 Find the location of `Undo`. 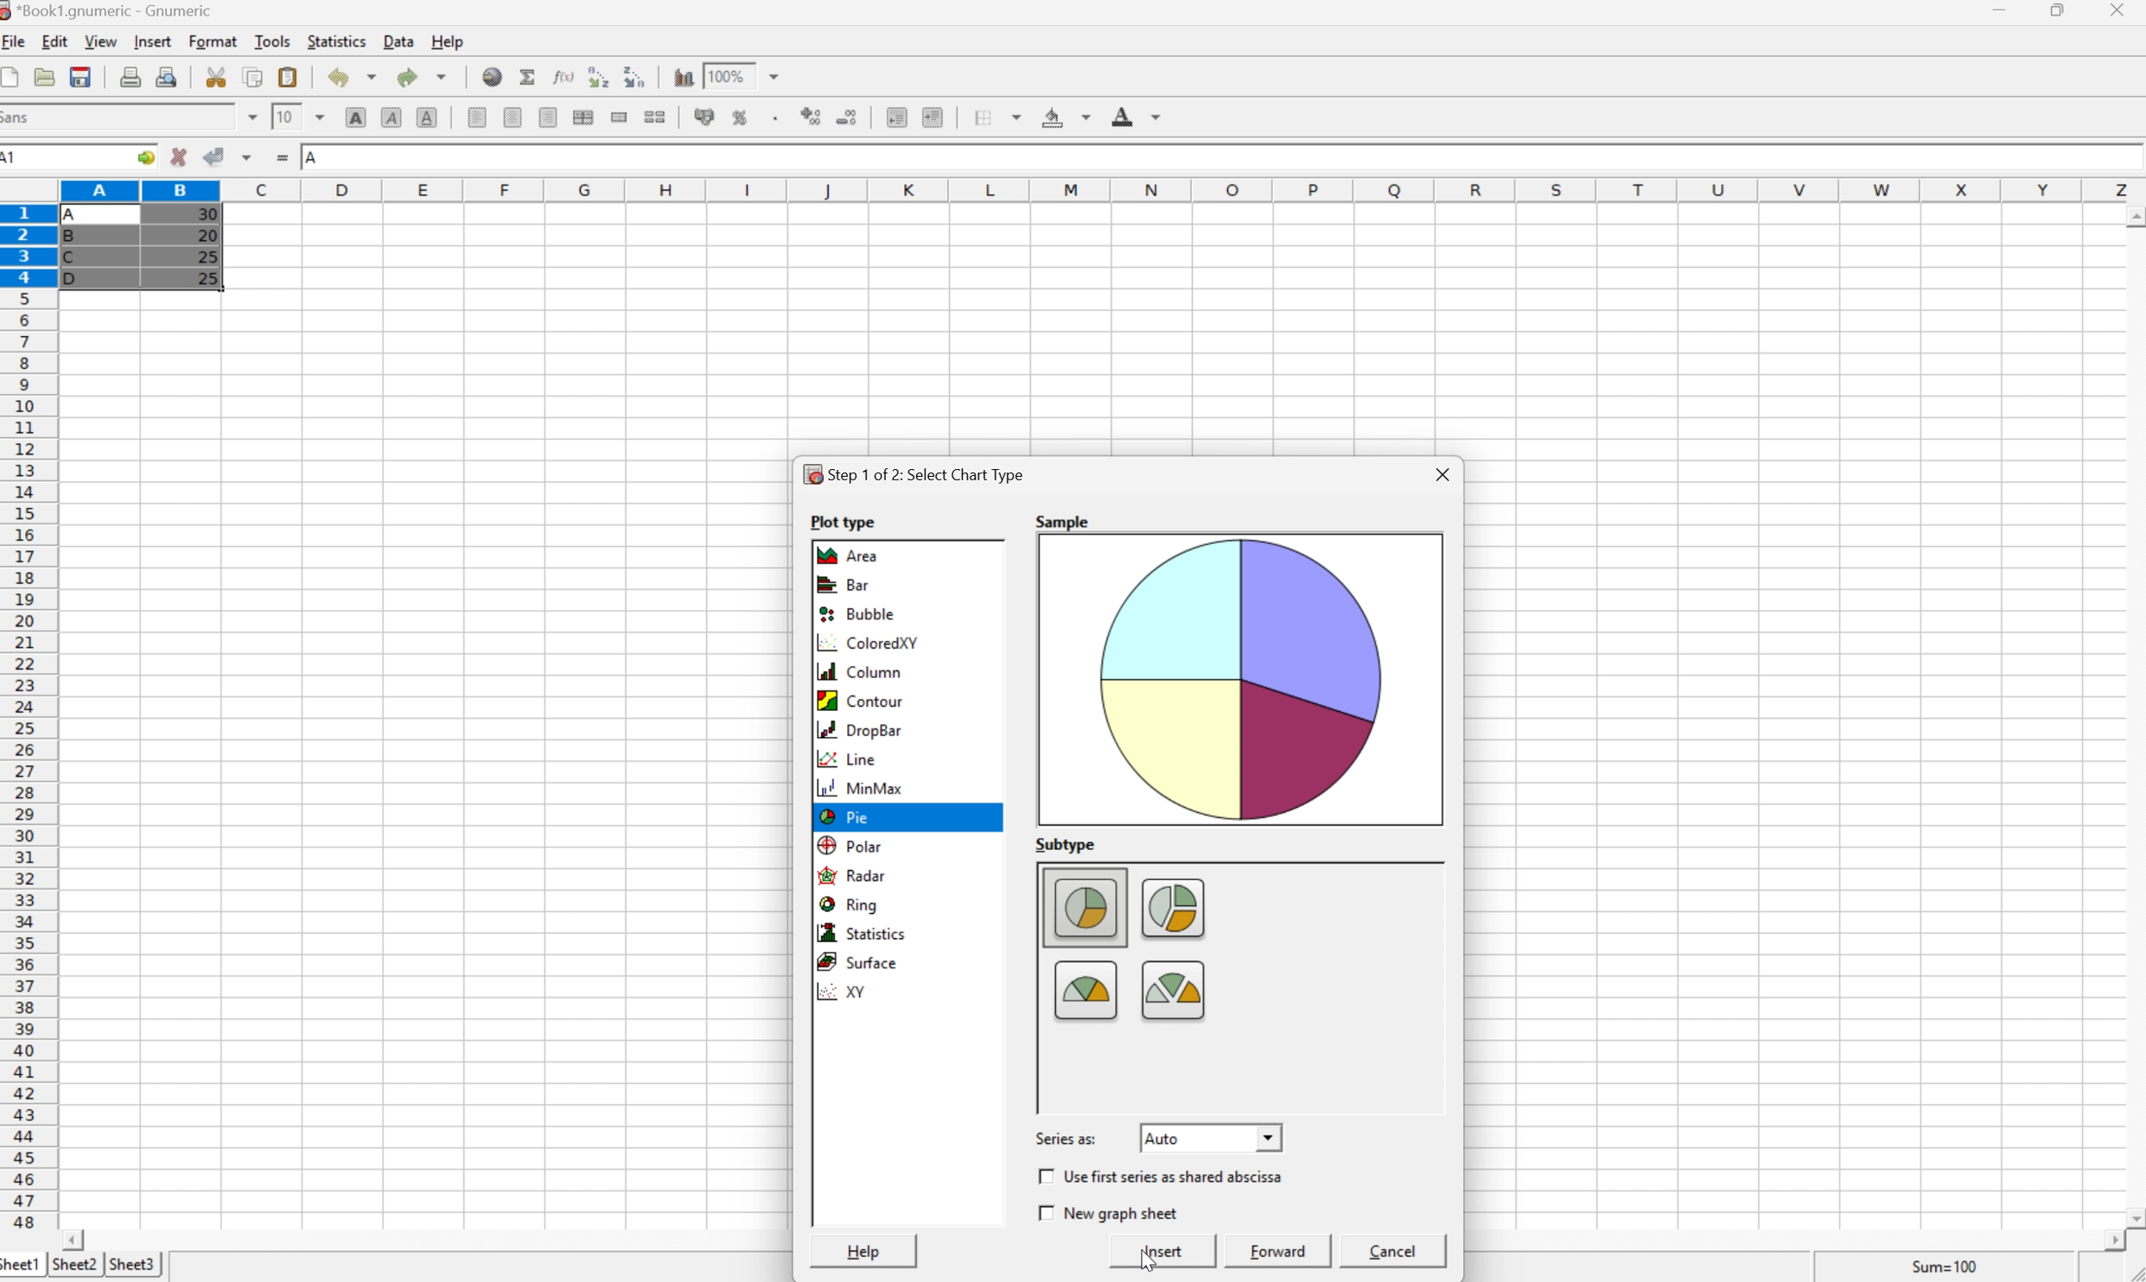

Undo is located at coordinates (352, 77).